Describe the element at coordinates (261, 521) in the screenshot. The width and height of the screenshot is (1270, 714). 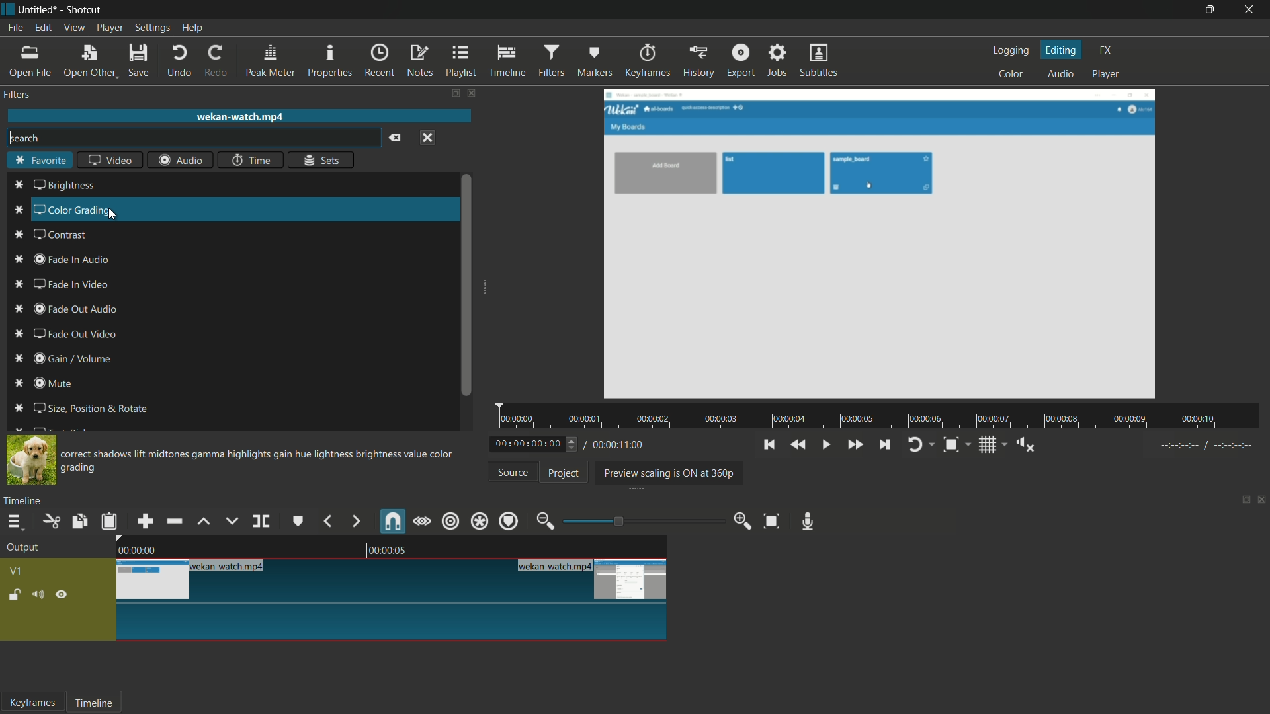
I see `split at playhead` at that location.